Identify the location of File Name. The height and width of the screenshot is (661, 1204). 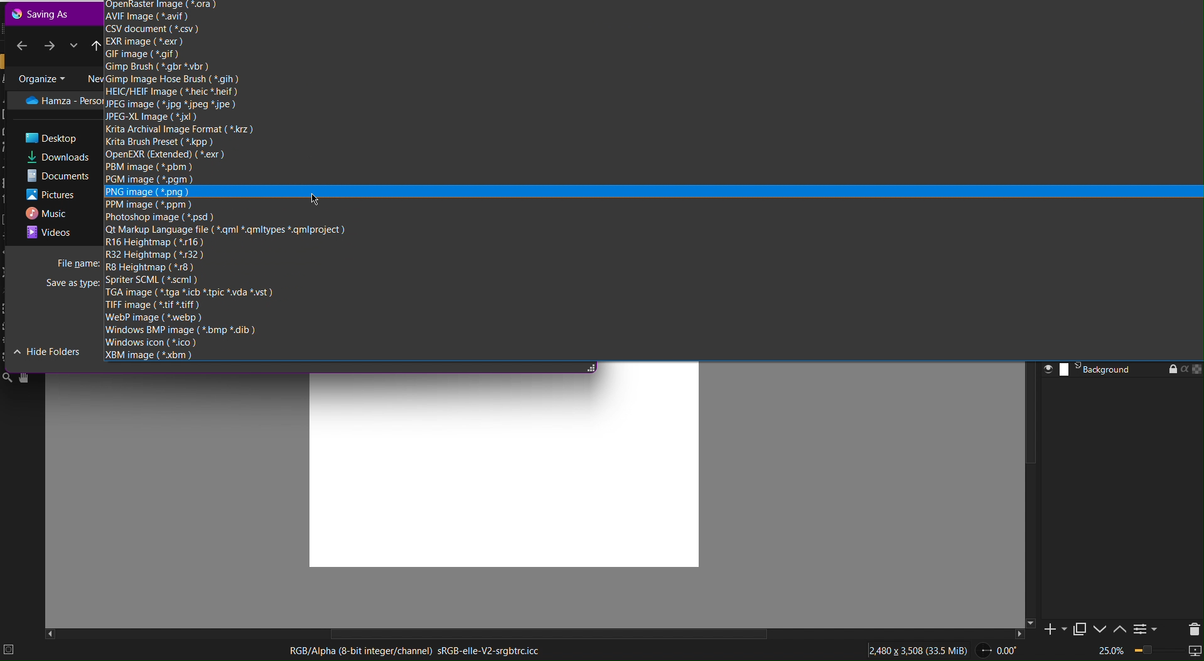
(77, 262).